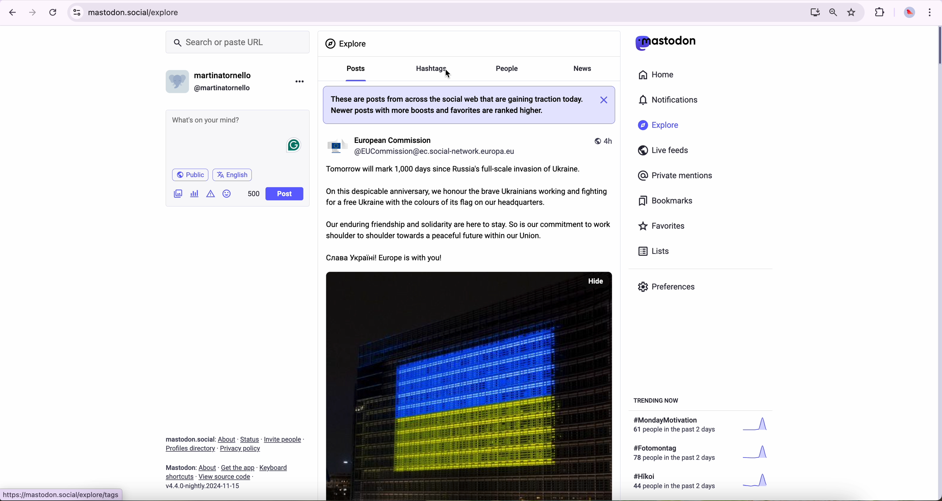 The image size is (942, 501). Describe the element at coordinates (678, 426) in the screenshot. I see `text` at that location.